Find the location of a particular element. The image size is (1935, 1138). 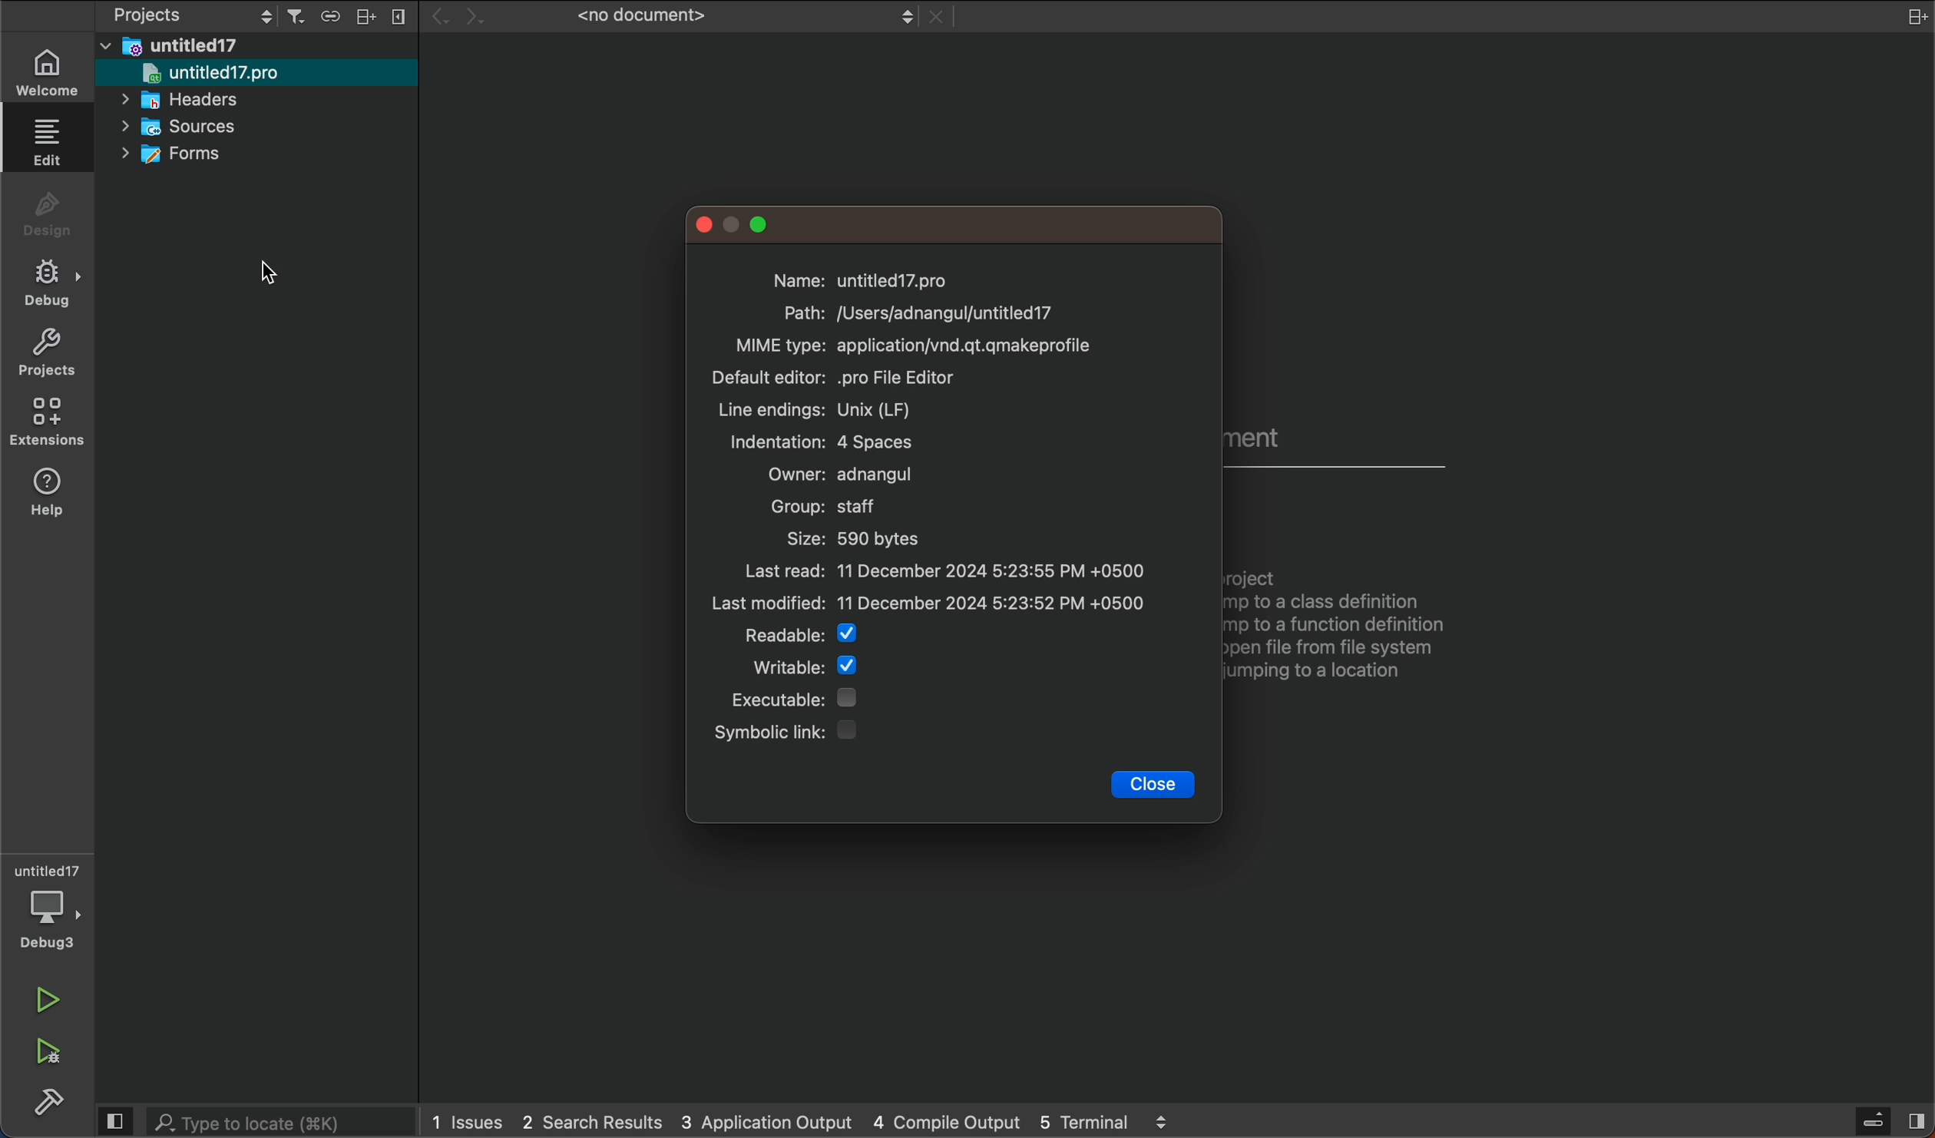

welcome is located at coordinates (56, 70).